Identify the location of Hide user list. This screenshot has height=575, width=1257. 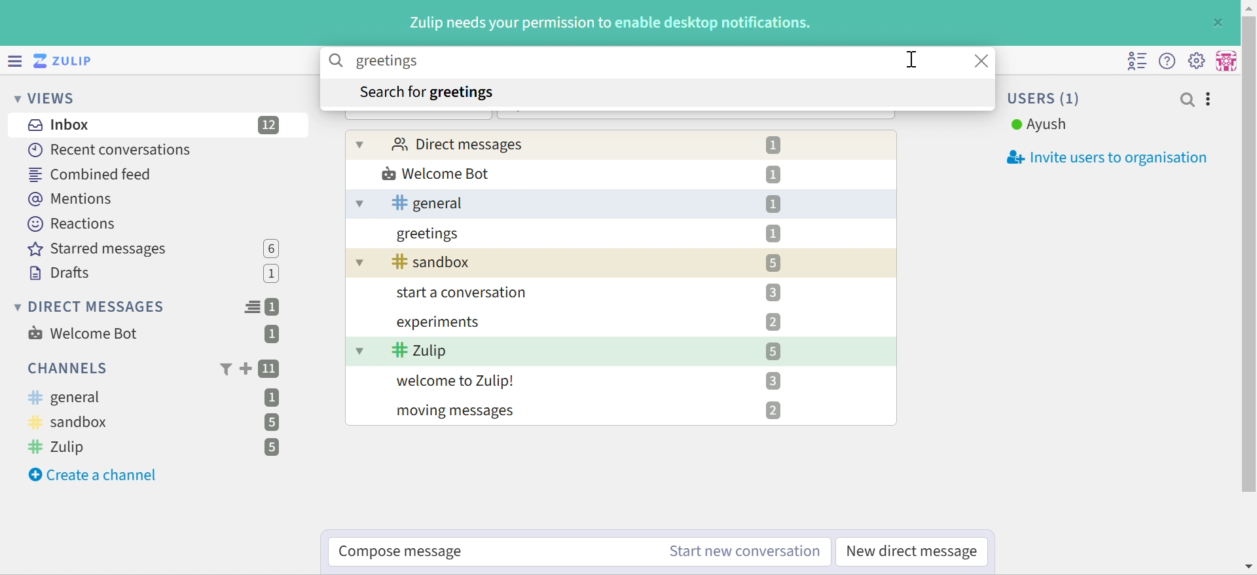
(1137, 62).